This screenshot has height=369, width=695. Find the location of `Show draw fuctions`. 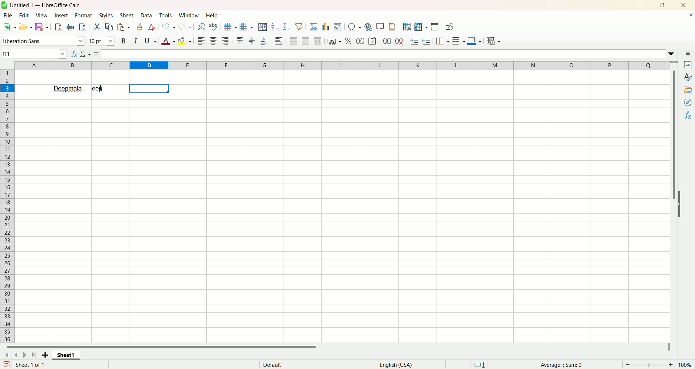

Show draw fuctions is located at coordinates (450, 27).